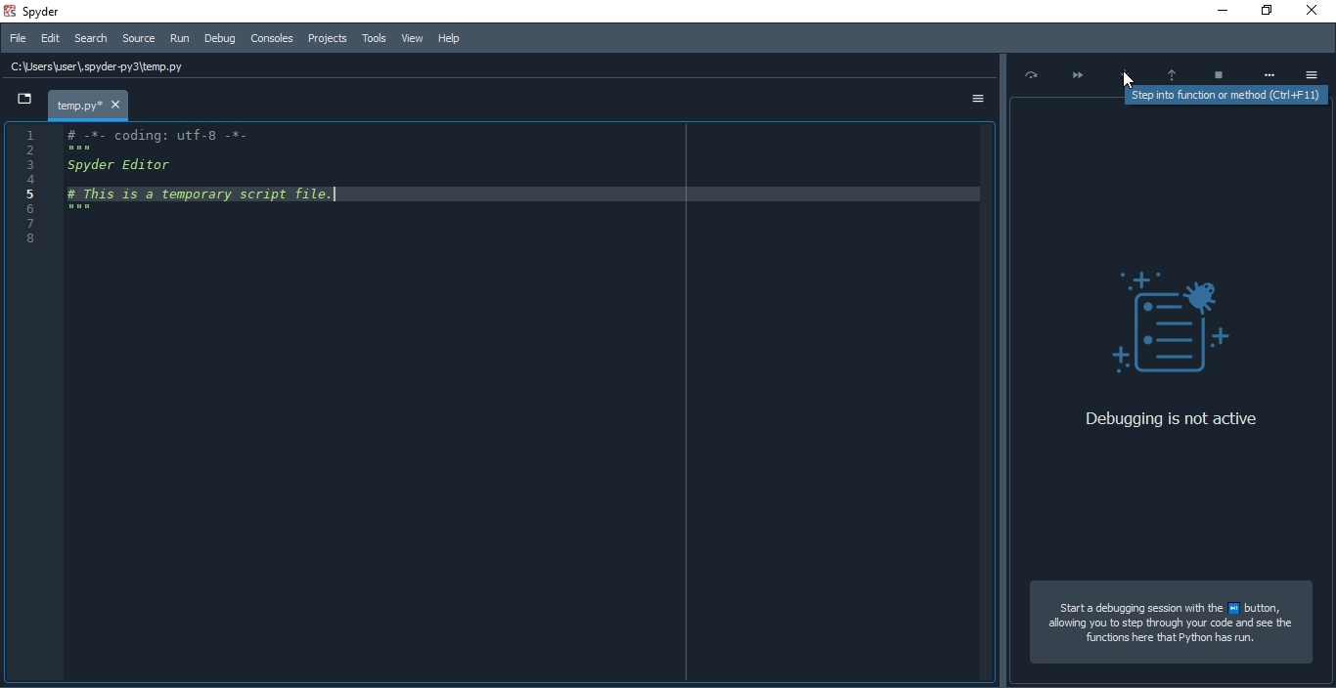  I want to click on View, so click(412, 37).